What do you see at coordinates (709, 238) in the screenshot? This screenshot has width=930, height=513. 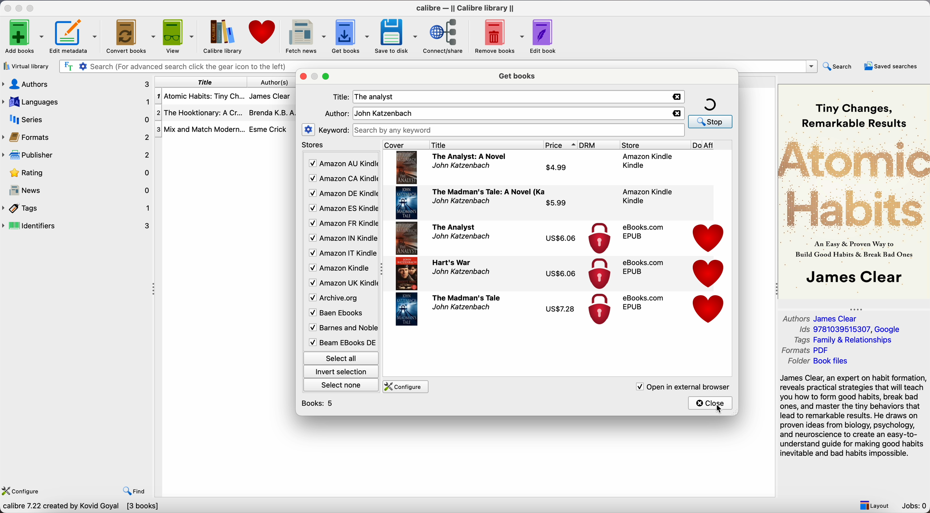 I see `donate` at bounding box center [709, 238].